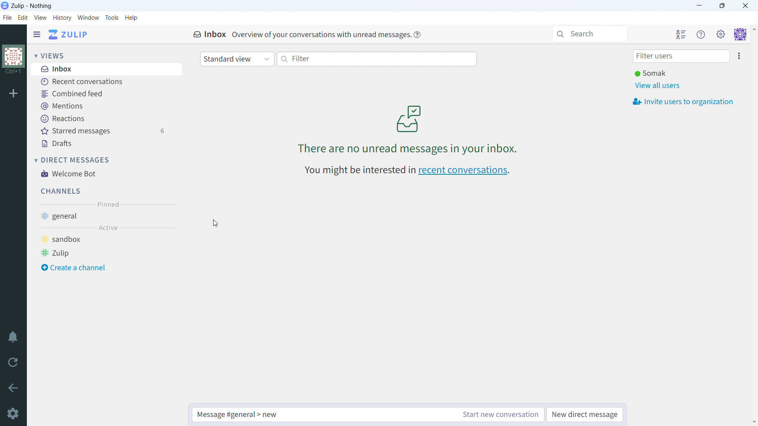 The height and width of the screenshot is (426, 758). I want to click on history, so click(62, 18).